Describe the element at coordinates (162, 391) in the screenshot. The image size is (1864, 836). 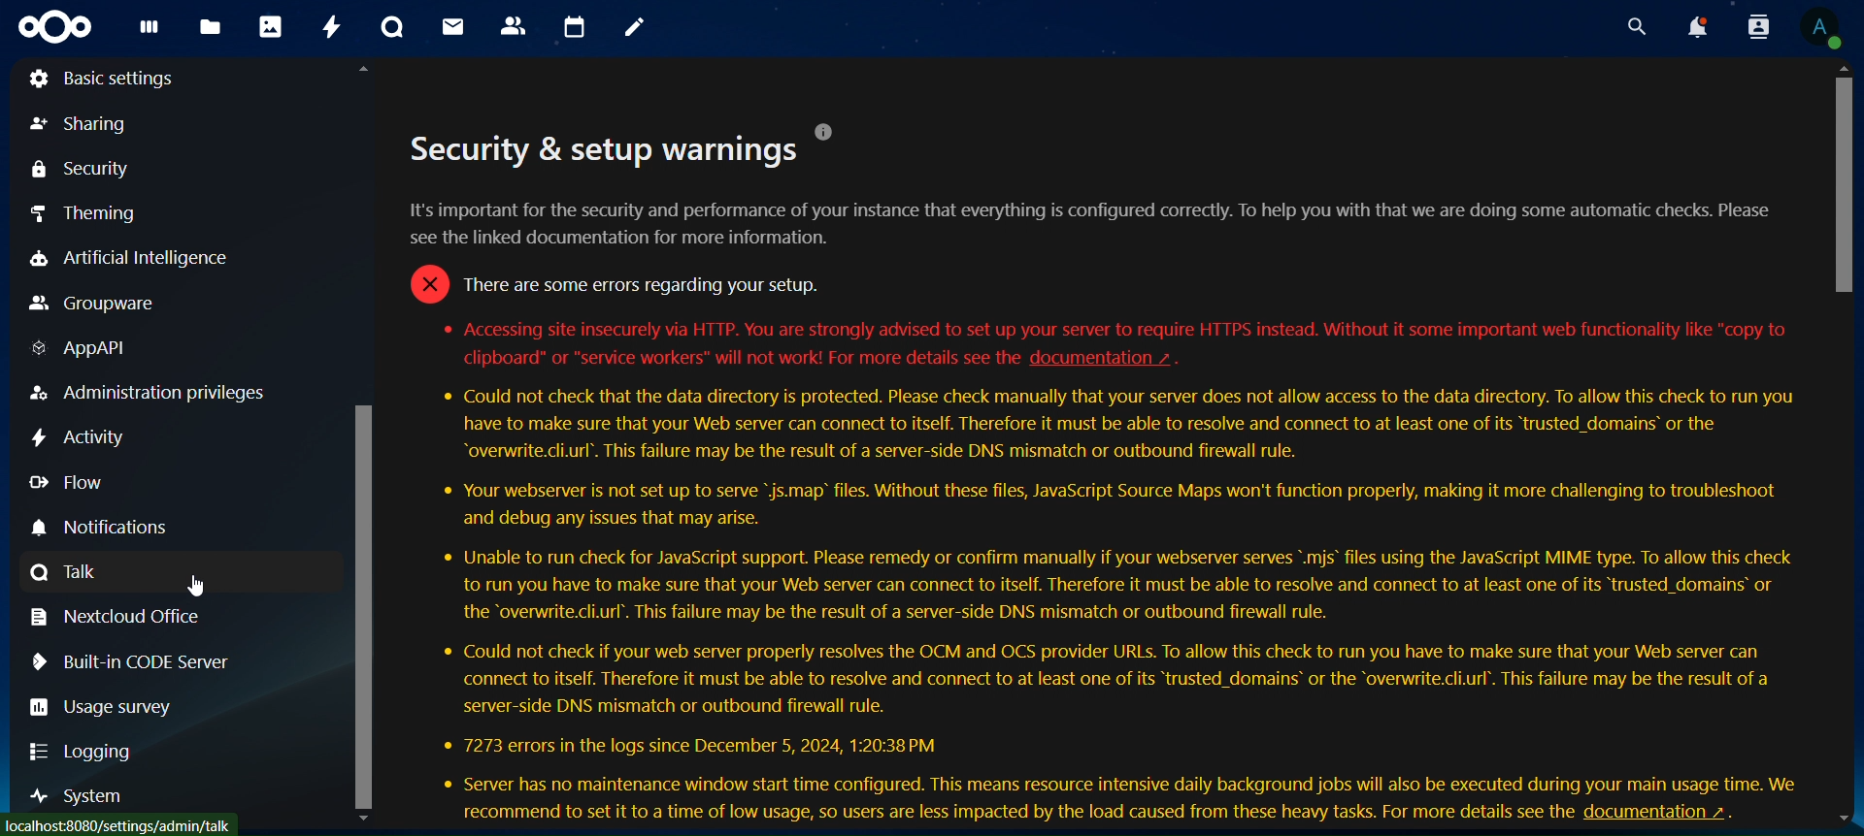
I see `Admistration privileges` at that location.